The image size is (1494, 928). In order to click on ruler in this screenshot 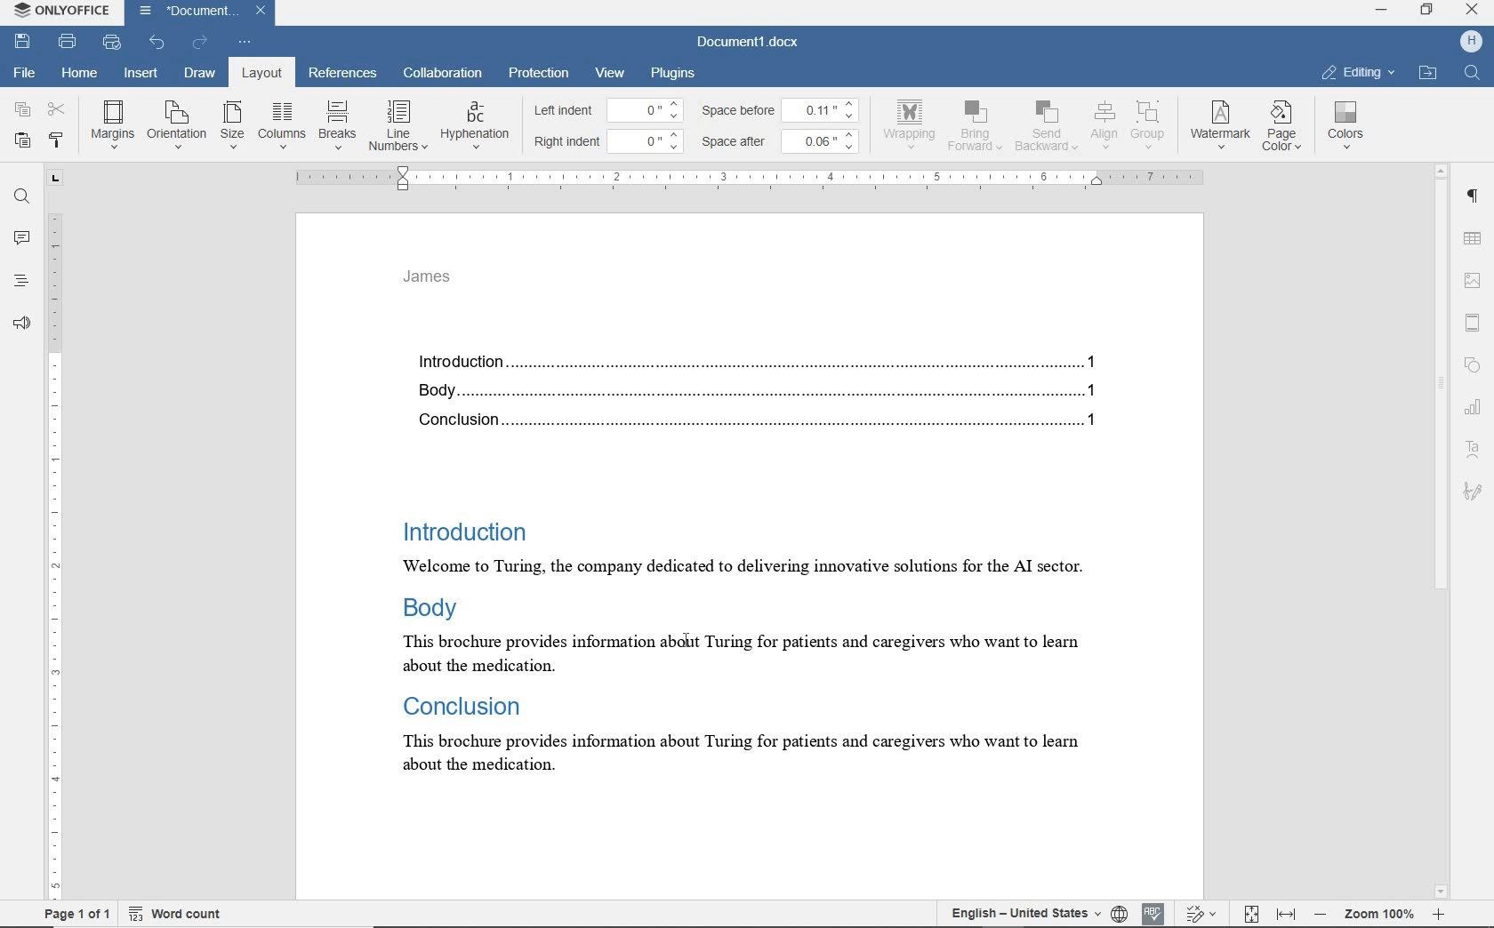, I will do `click(753, 178)`.